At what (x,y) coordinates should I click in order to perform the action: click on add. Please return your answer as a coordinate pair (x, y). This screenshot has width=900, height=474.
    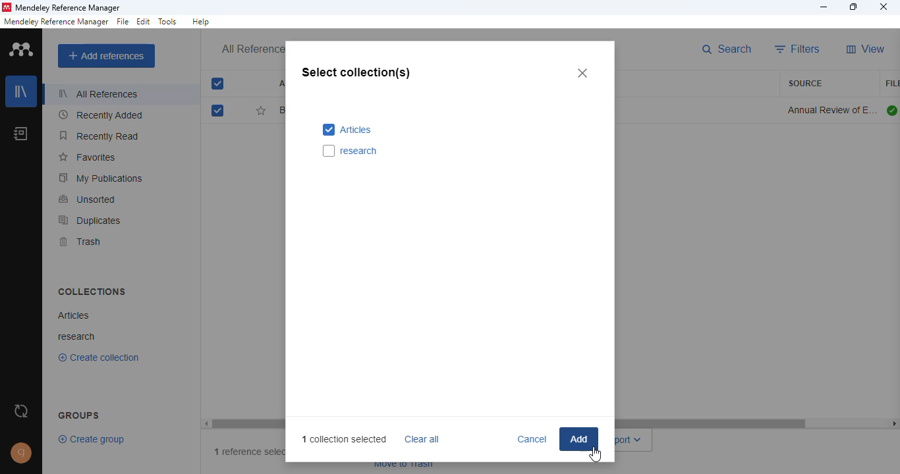
    Looking at the image, I should click on (596, 455).